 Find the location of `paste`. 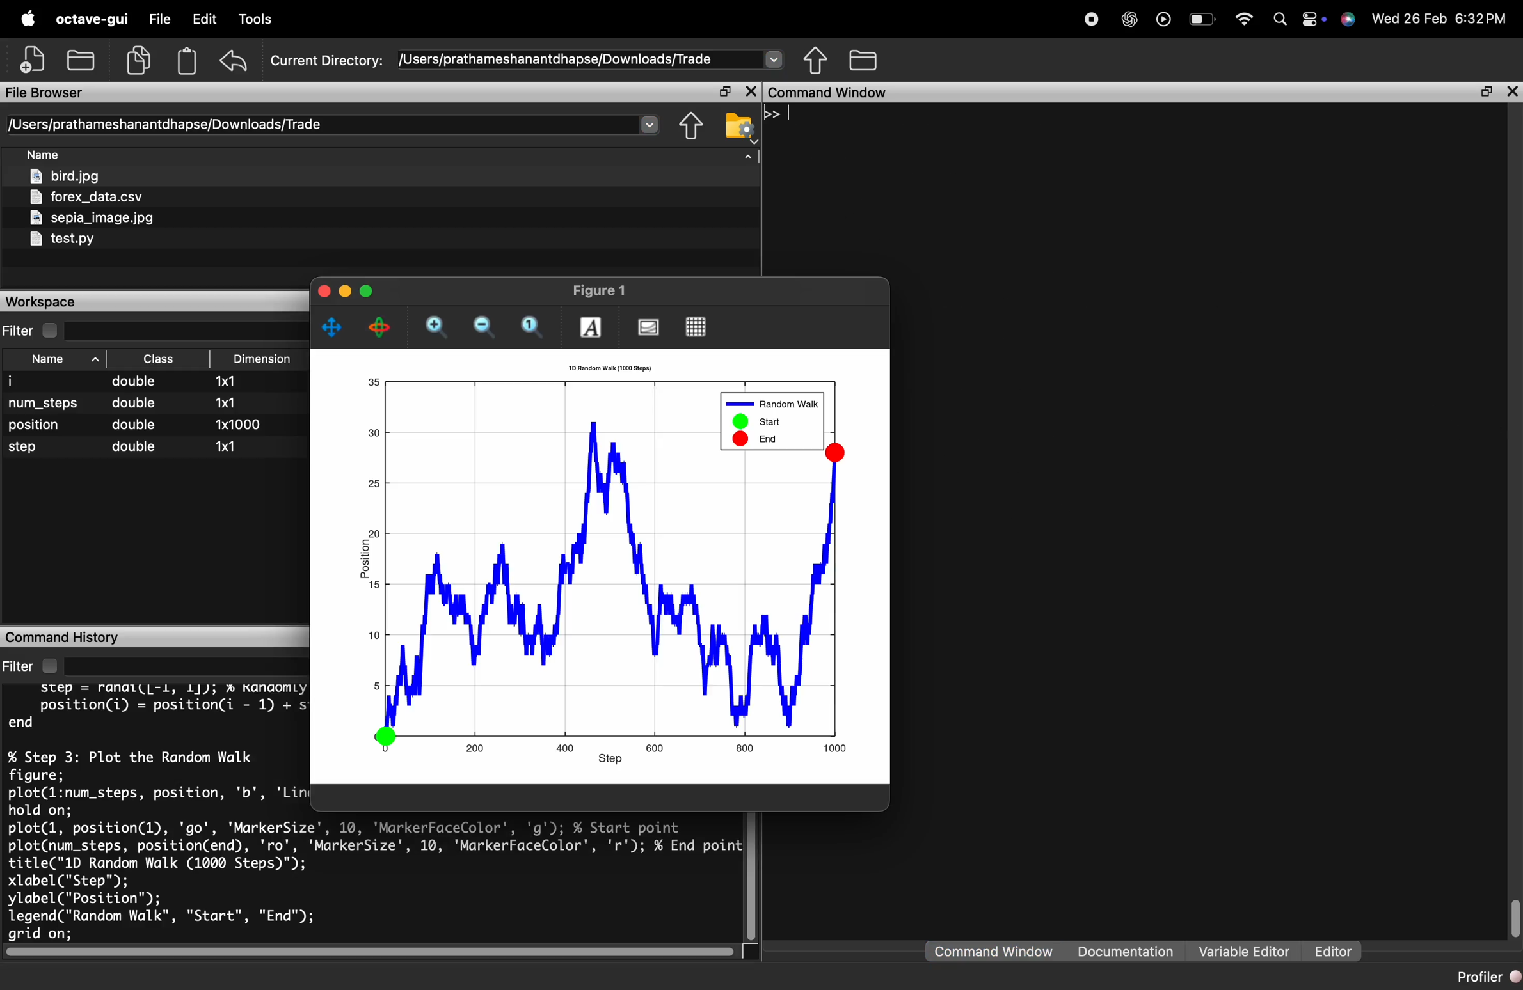

paste is located at coordinates (188, 60).